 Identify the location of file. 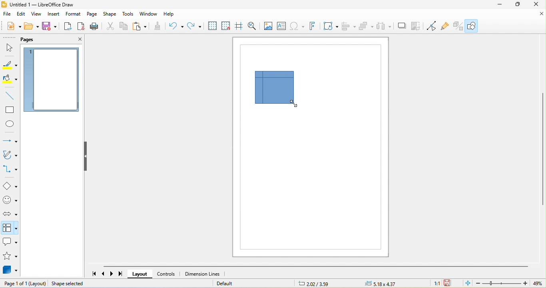
(8, 15).